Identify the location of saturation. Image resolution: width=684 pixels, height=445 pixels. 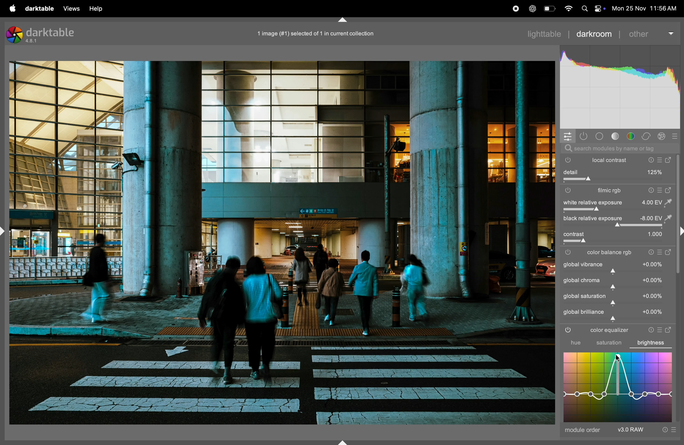
(608, 344).